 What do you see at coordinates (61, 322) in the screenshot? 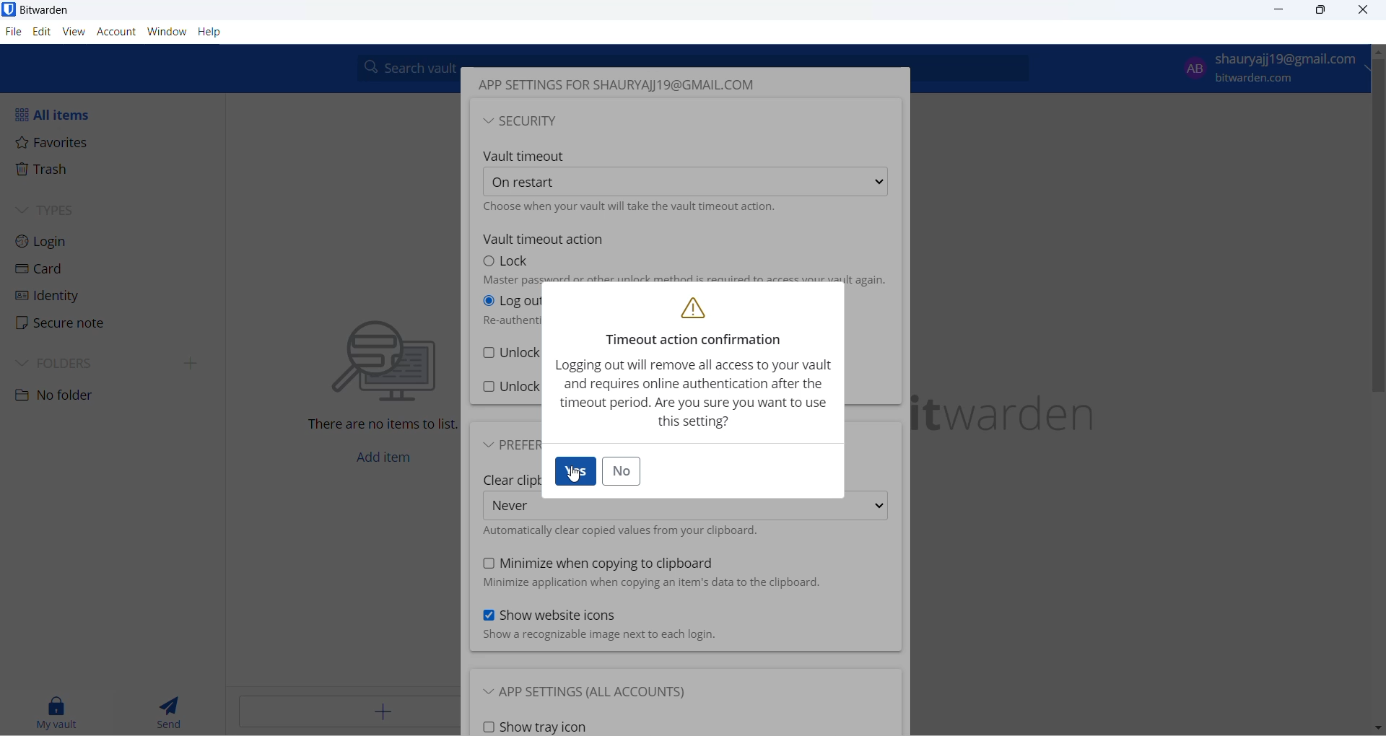
I see `Secure note` at bounding box center [61, 322].